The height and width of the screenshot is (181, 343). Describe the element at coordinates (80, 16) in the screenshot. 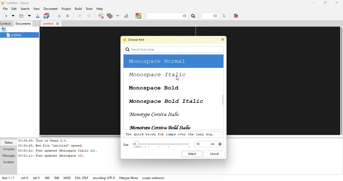

I see `back` at that location.